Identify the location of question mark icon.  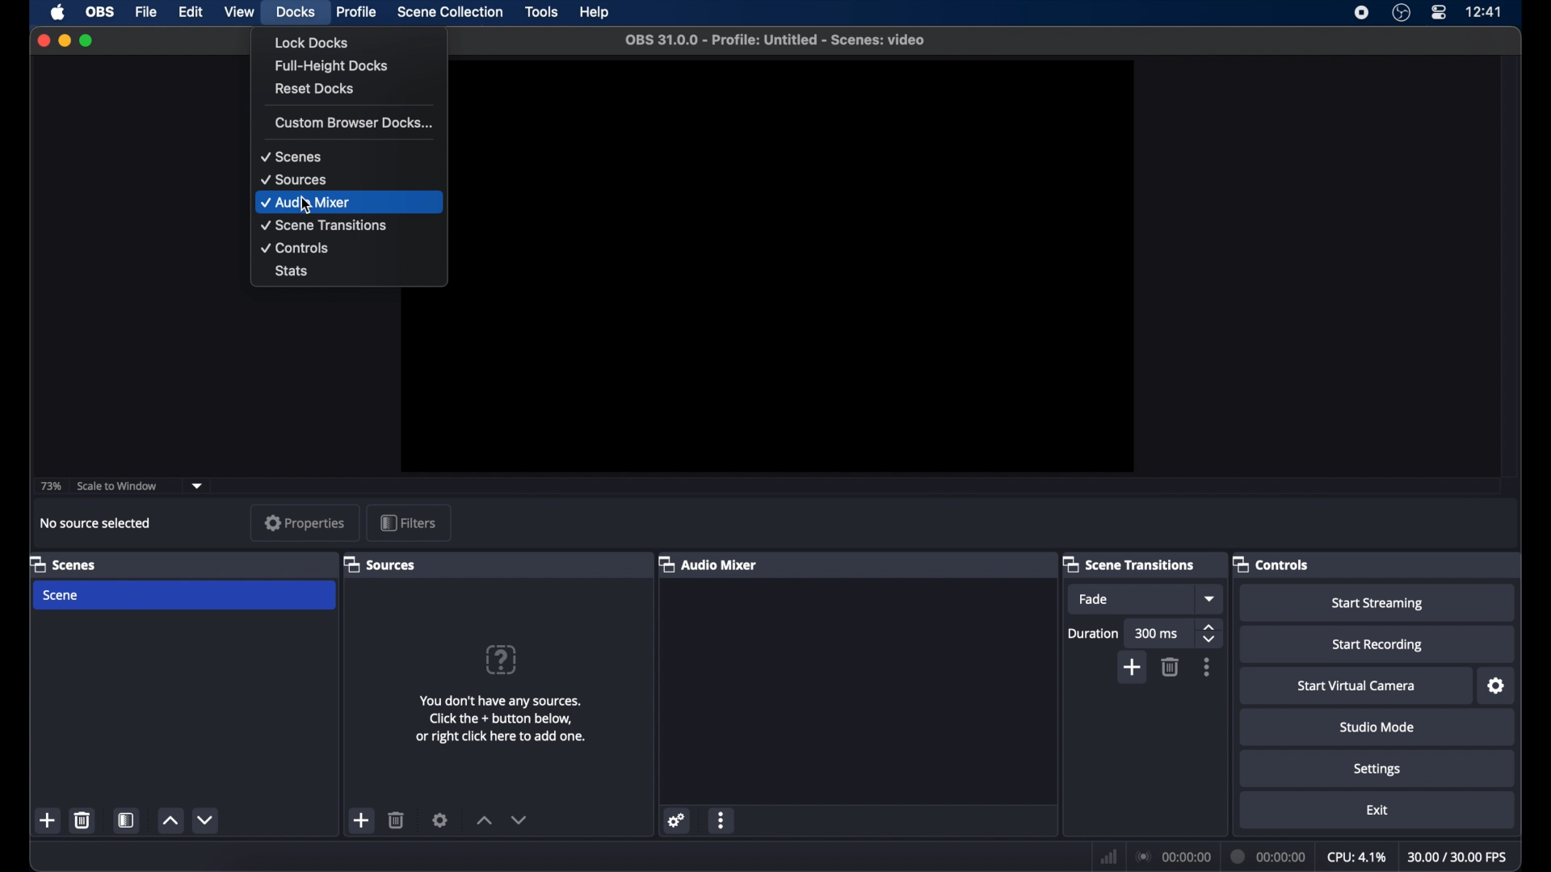
(500, 660).